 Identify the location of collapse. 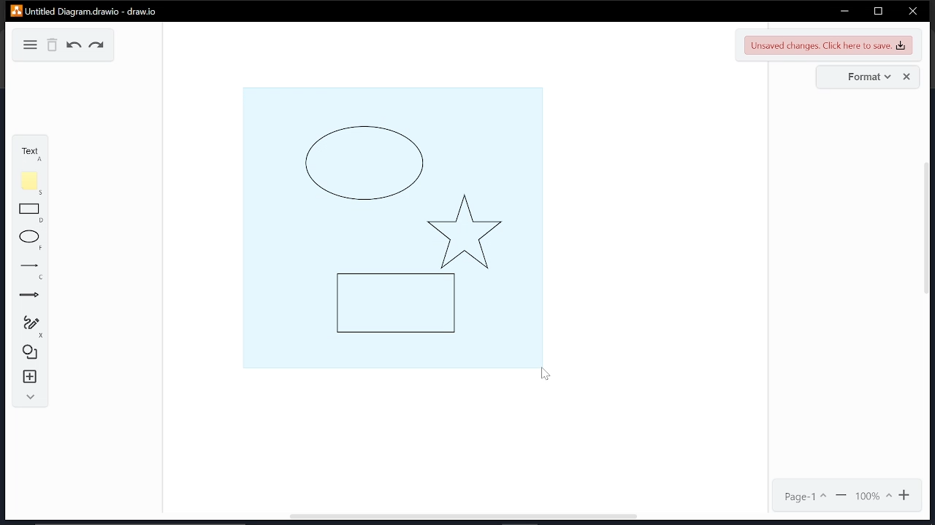
(28, 397).